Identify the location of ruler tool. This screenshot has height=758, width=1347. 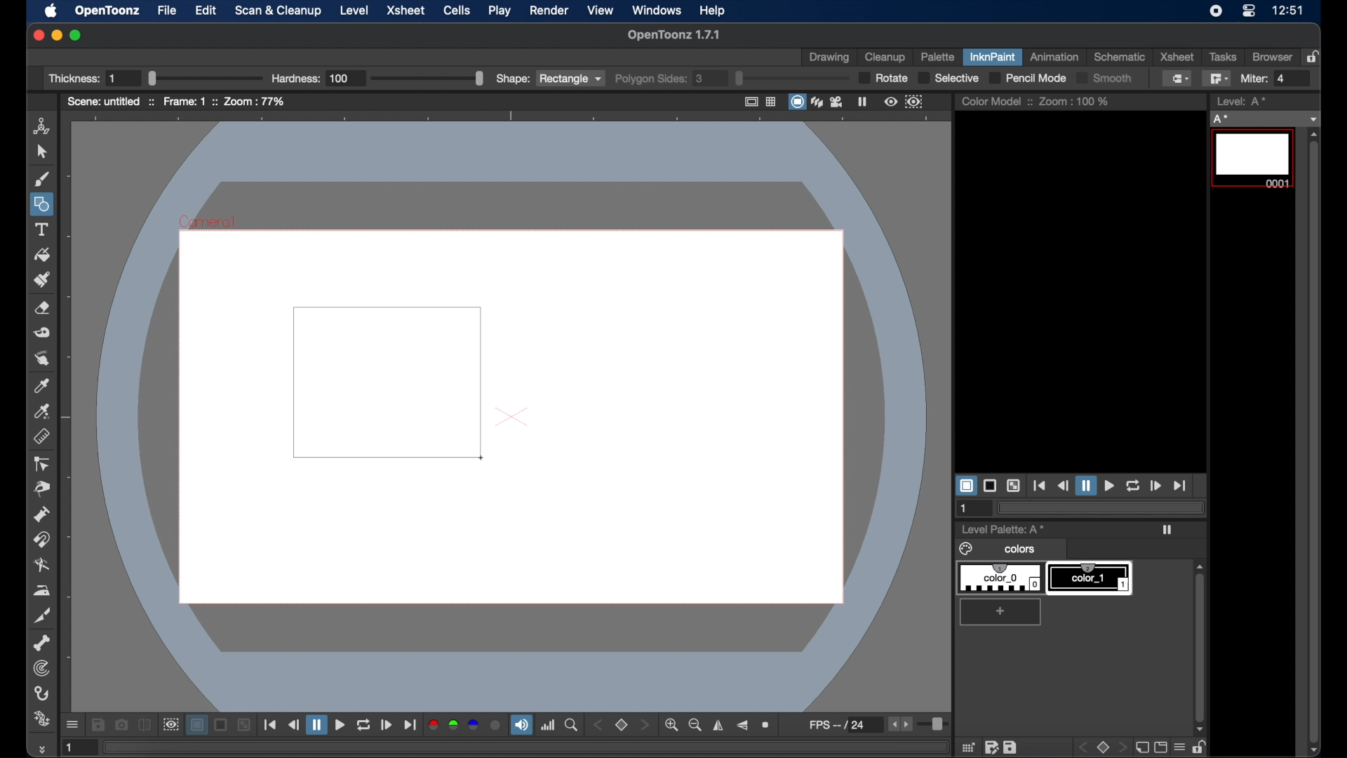
(41, 437).